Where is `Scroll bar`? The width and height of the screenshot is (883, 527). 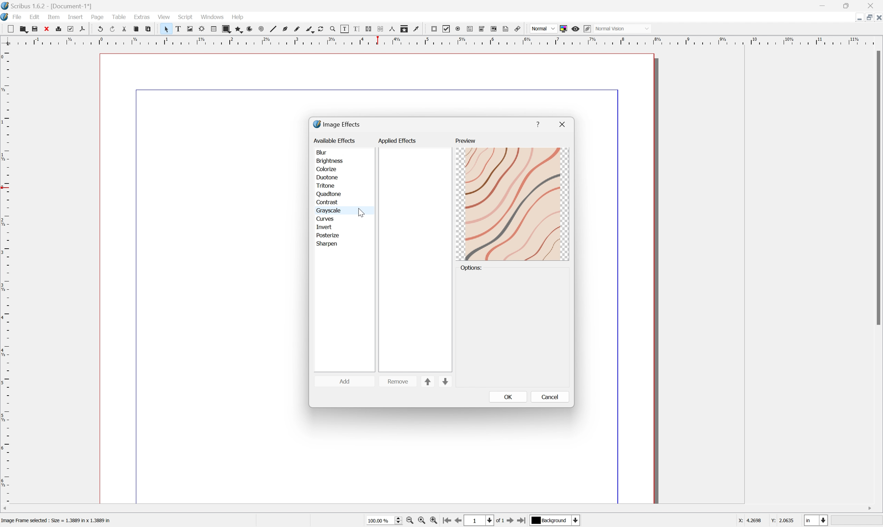 Scroll bar is located at coordinates (877, 188).